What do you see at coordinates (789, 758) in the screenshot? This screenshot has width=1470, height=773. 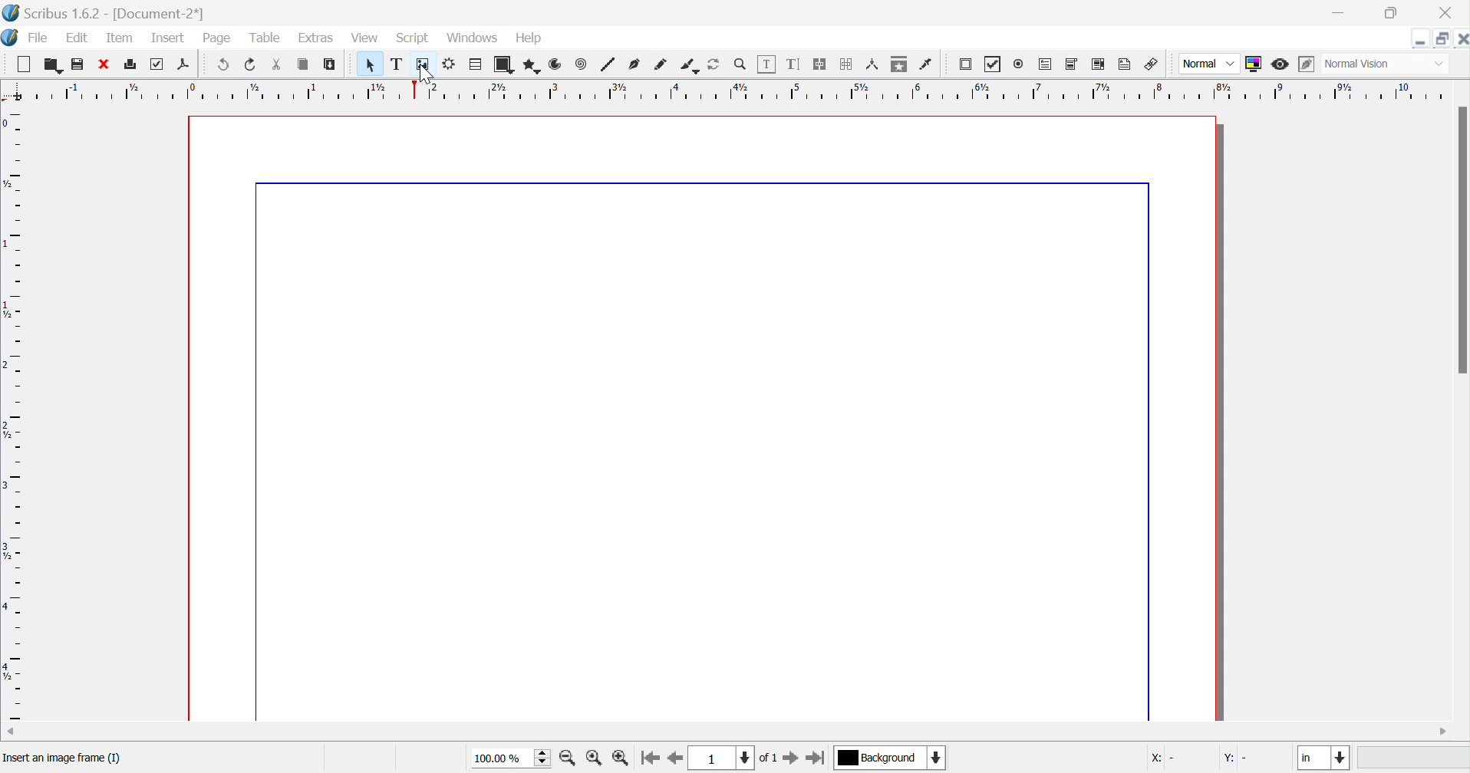 I see `go to next page` at bounding box center [789, 758].